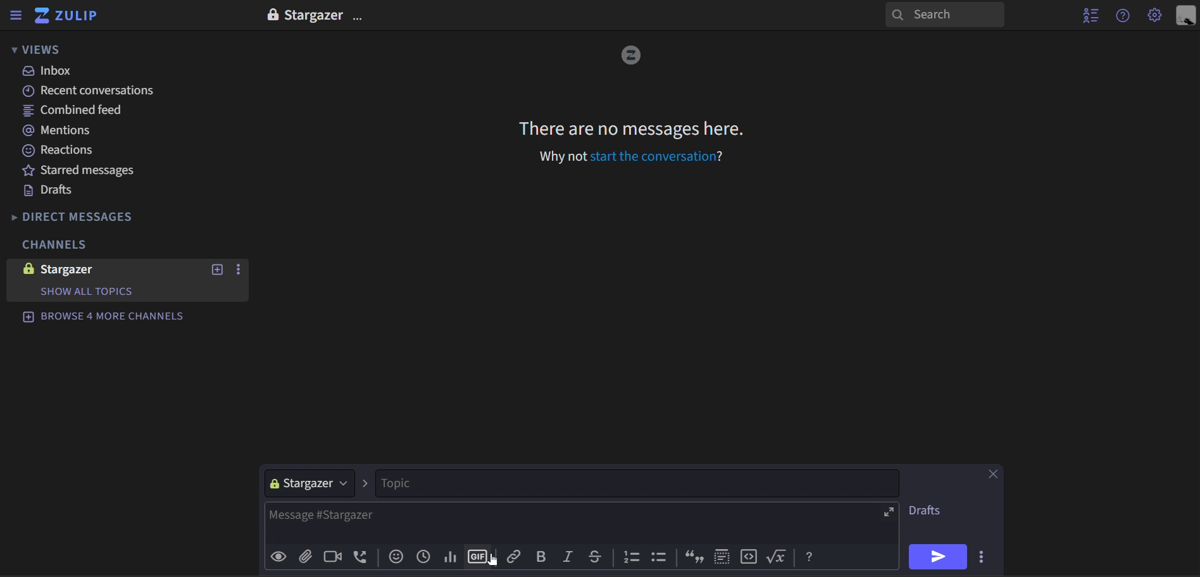 The height and width of the screenshot is (577, 1200). I want to click on Counting bullets, so click(632, 558).